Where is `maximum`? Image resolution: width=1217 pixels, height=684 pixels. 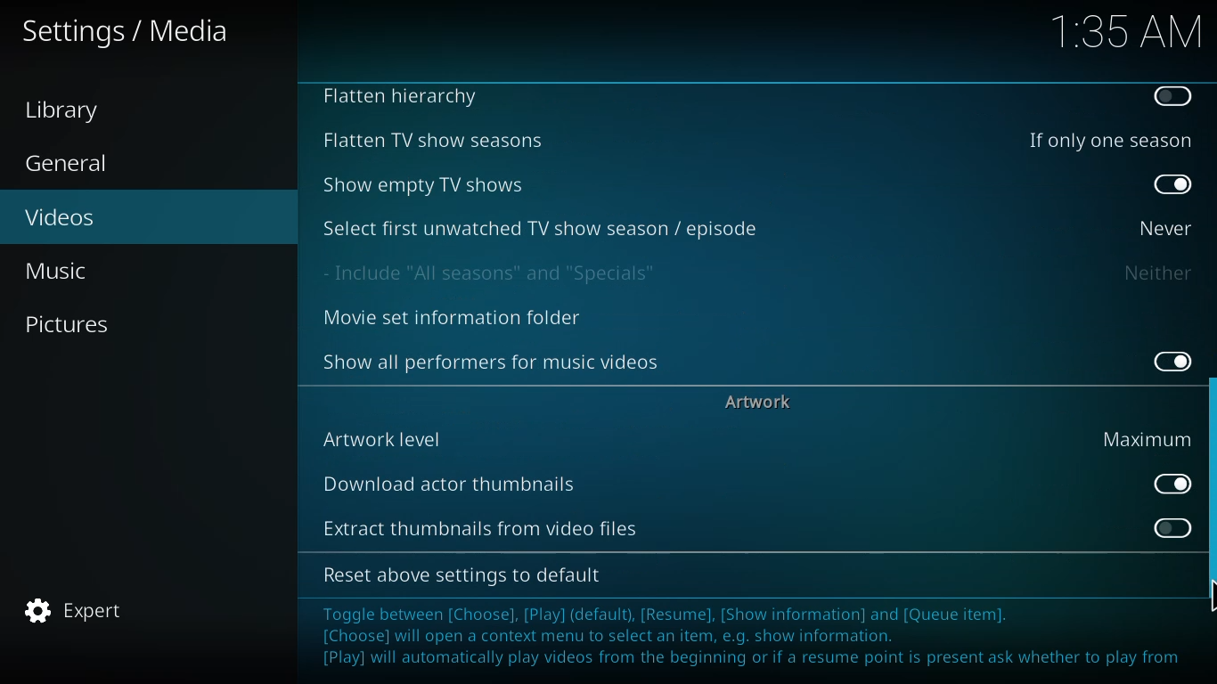 maximum is located at coordinates (1143, 438).